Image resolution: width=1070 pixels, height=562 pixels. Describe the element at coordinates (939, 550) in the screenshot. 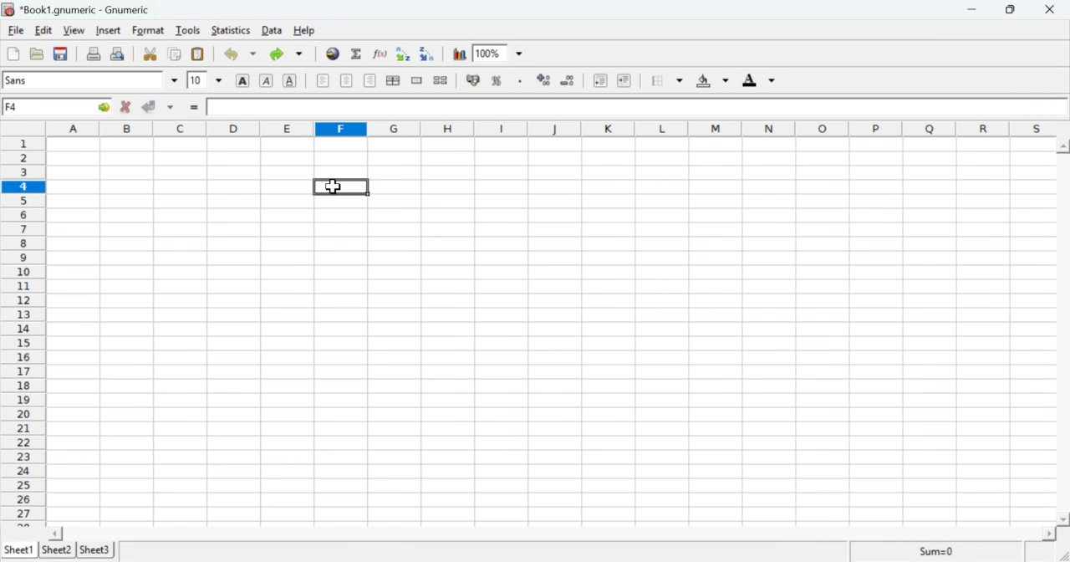

I see `Sum=0` at that location.